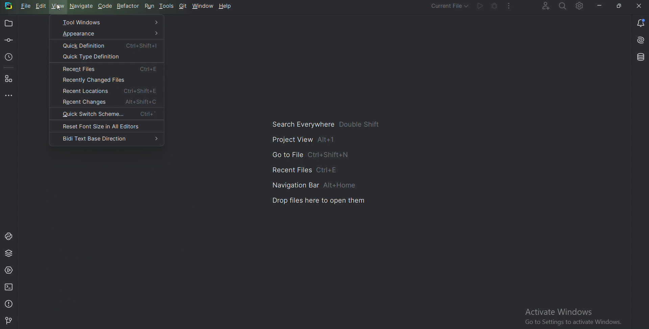  Describe the element at coordinates (304, 139) in the screenshot. I see `Project view` at that location.